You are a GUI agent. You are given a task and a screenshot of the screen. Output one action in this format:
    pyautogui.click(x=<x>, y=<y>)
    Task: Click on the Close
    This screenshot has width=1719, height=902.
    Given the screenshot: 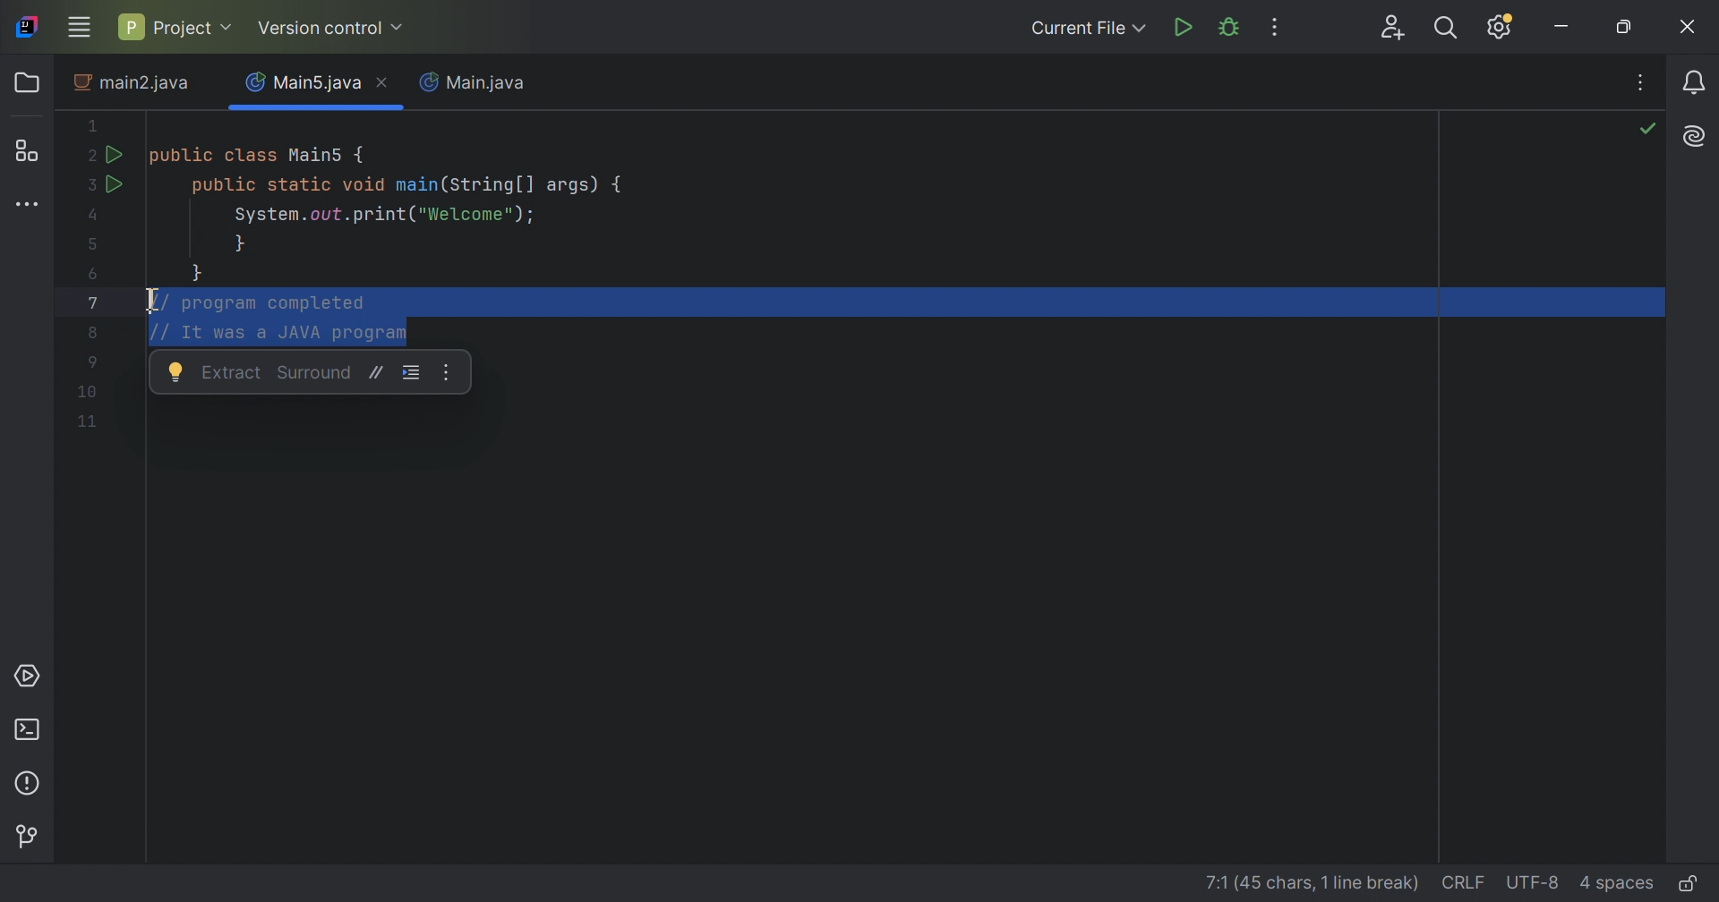 What is the action you would take?
    pyautogui.click(x=387, y=84)
    